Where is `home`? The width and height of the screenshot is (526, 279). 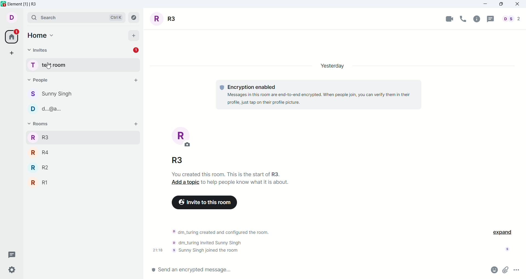
home is located at coordinates (41, 36).